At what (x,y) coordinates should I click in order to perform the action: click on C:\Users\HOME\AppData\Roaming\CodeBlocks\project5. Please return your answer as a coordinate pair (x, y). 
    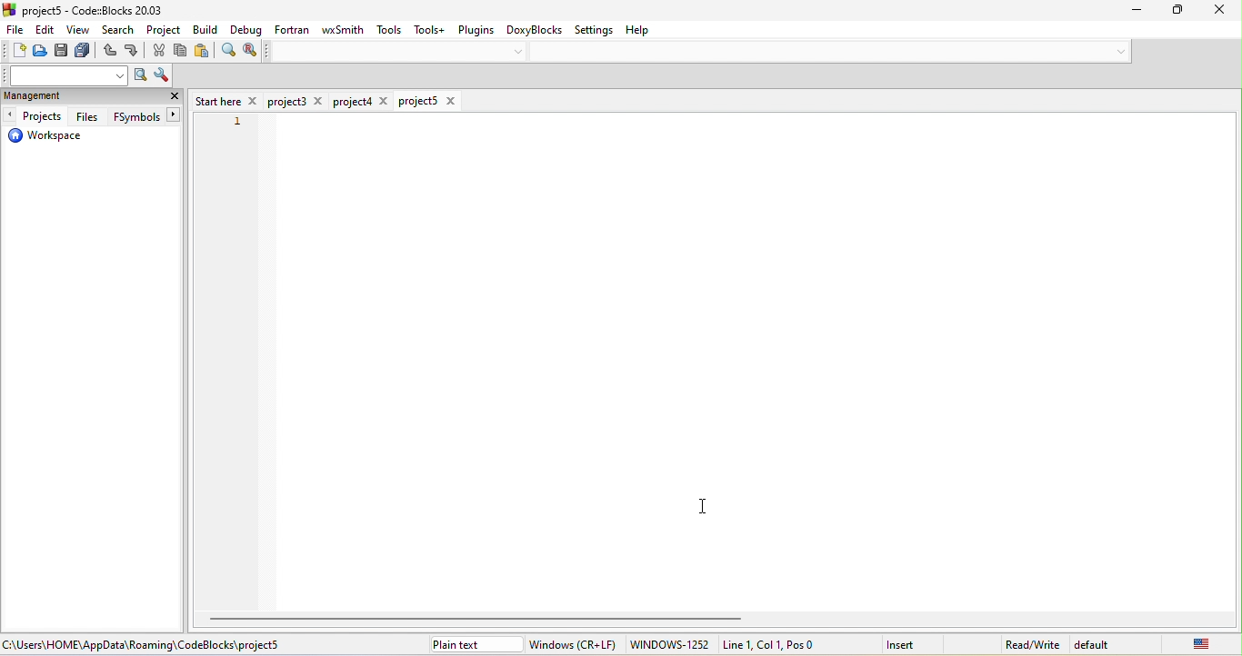
    Looking at the image, I should click on (146, 646).